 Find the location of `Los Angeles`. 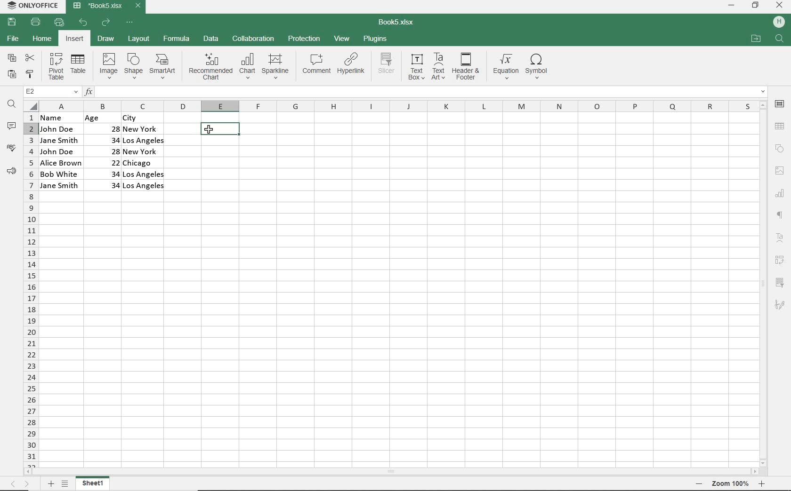

Los Angeles is located at coordinates (145, 174).